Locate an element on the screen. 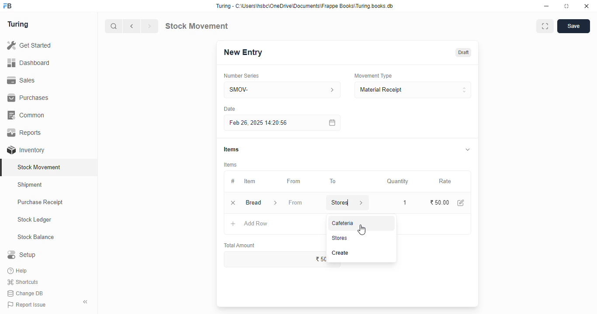 The height and width of the screenshot is (314, 597). from is located at coordinates (295, 202).